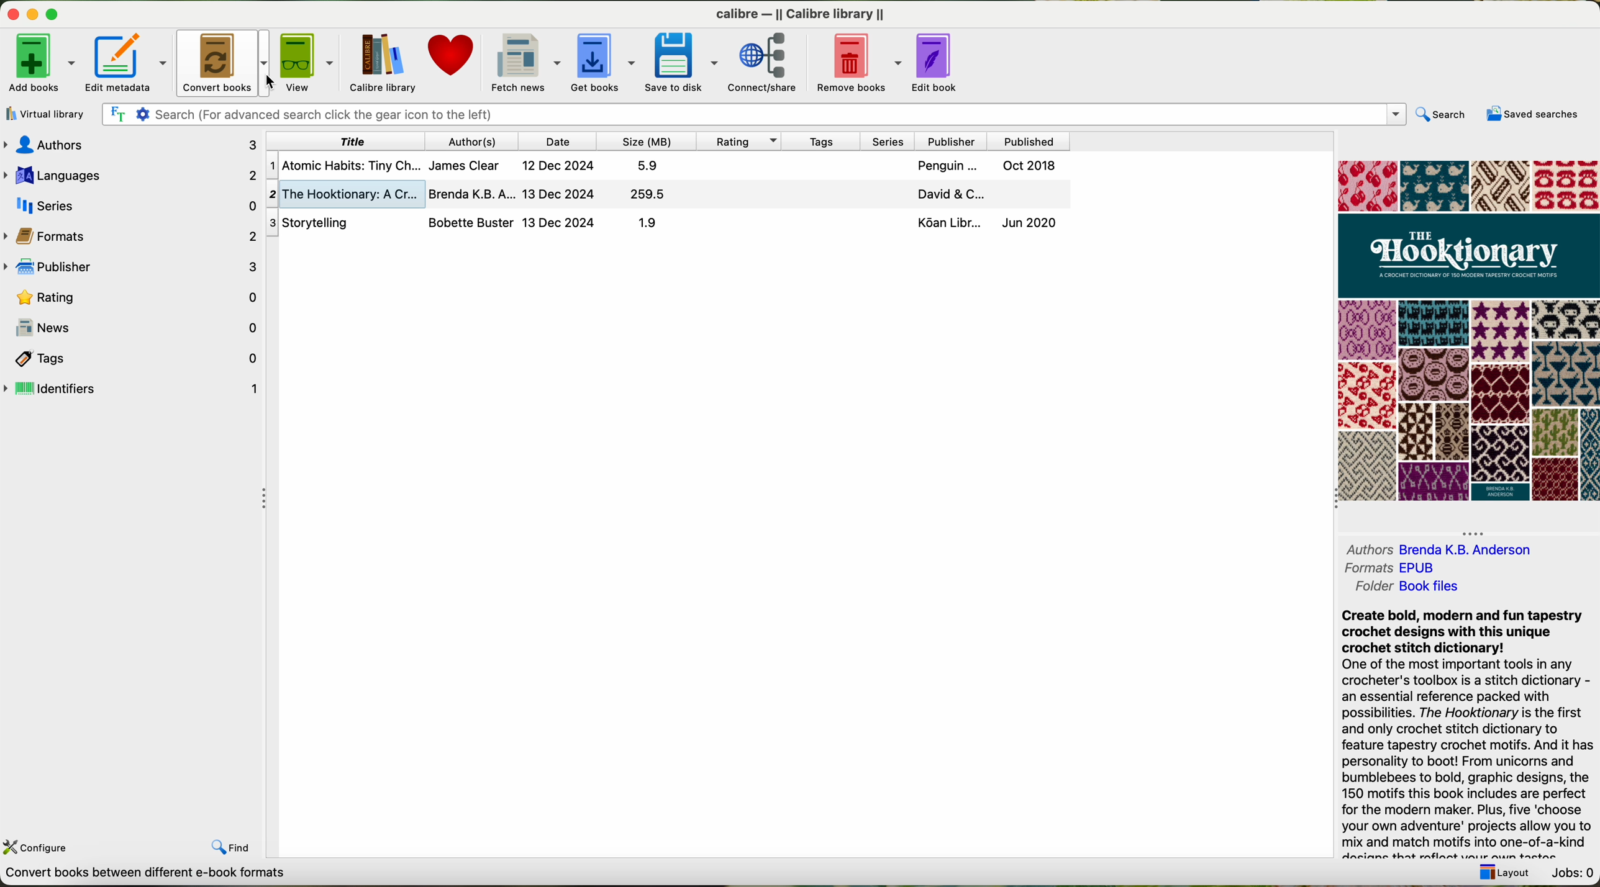  What do you see at coordinates (1332, 498) in the screenshot?
I see `Collapse` at bounding box center [1332, 498].